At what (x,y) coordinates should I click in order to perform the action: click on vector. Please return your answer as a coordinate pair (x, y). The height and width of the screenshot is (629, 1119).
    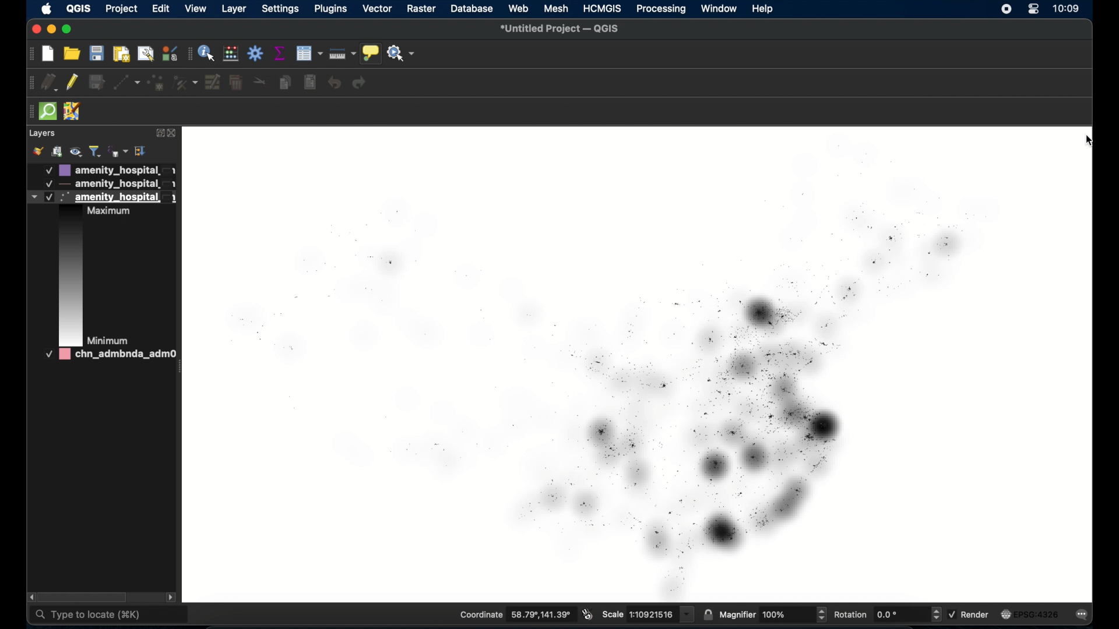
    Looking at the image, I should click on (377, 9).